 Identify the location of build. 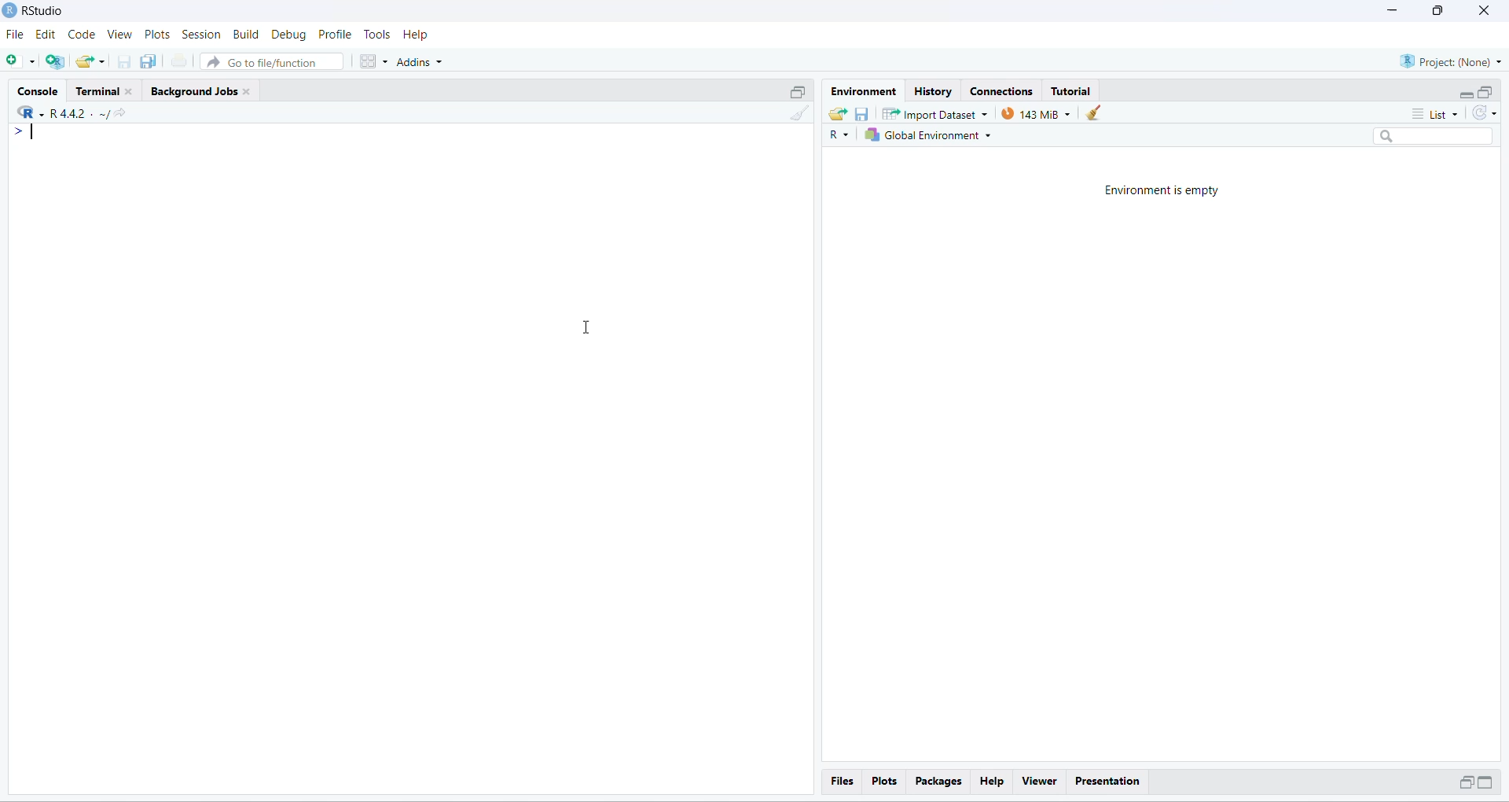
(247, 35).